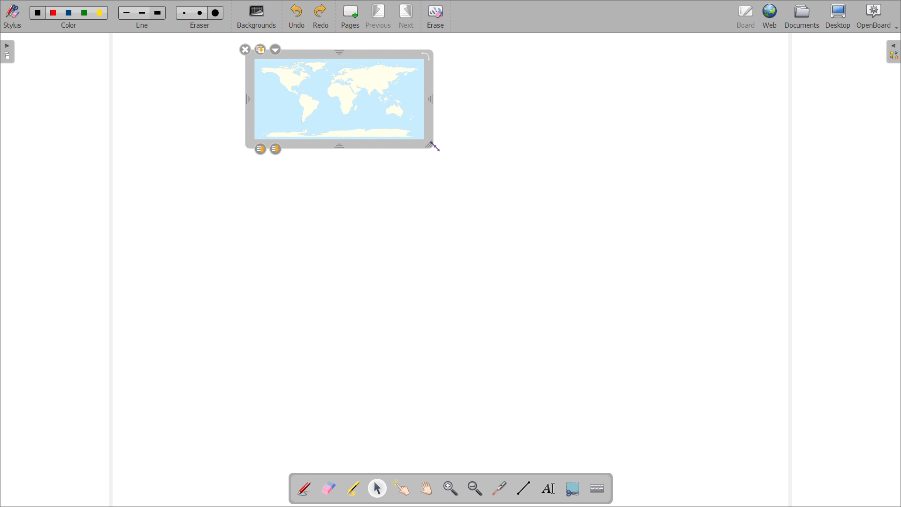 The height and width of the screenshot is (507, 901). Describe the element at coordinates (305, 488) in the screenshot. I see `add annotations` at that location.